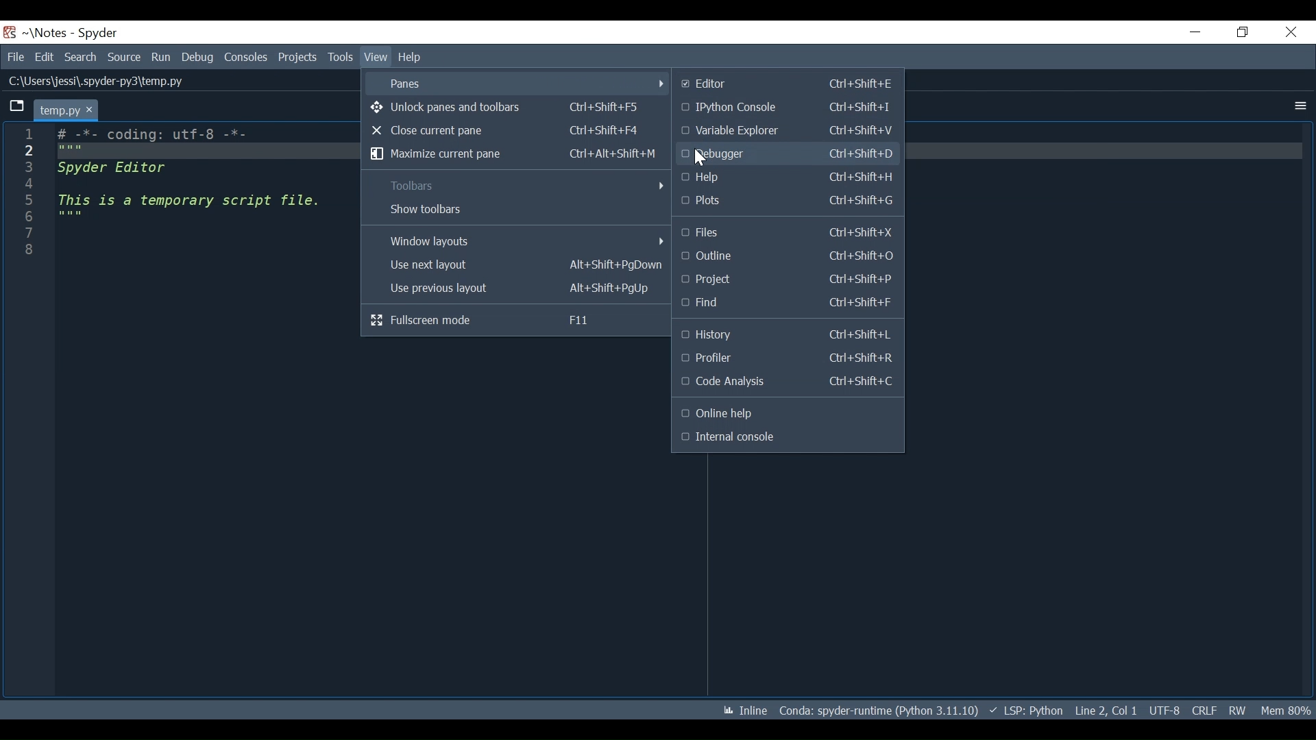 The image size is (1316, 740). What do you see at coordinates (411, 56) in the screenshot?
I see `Help` at bounding box center [411, 56].